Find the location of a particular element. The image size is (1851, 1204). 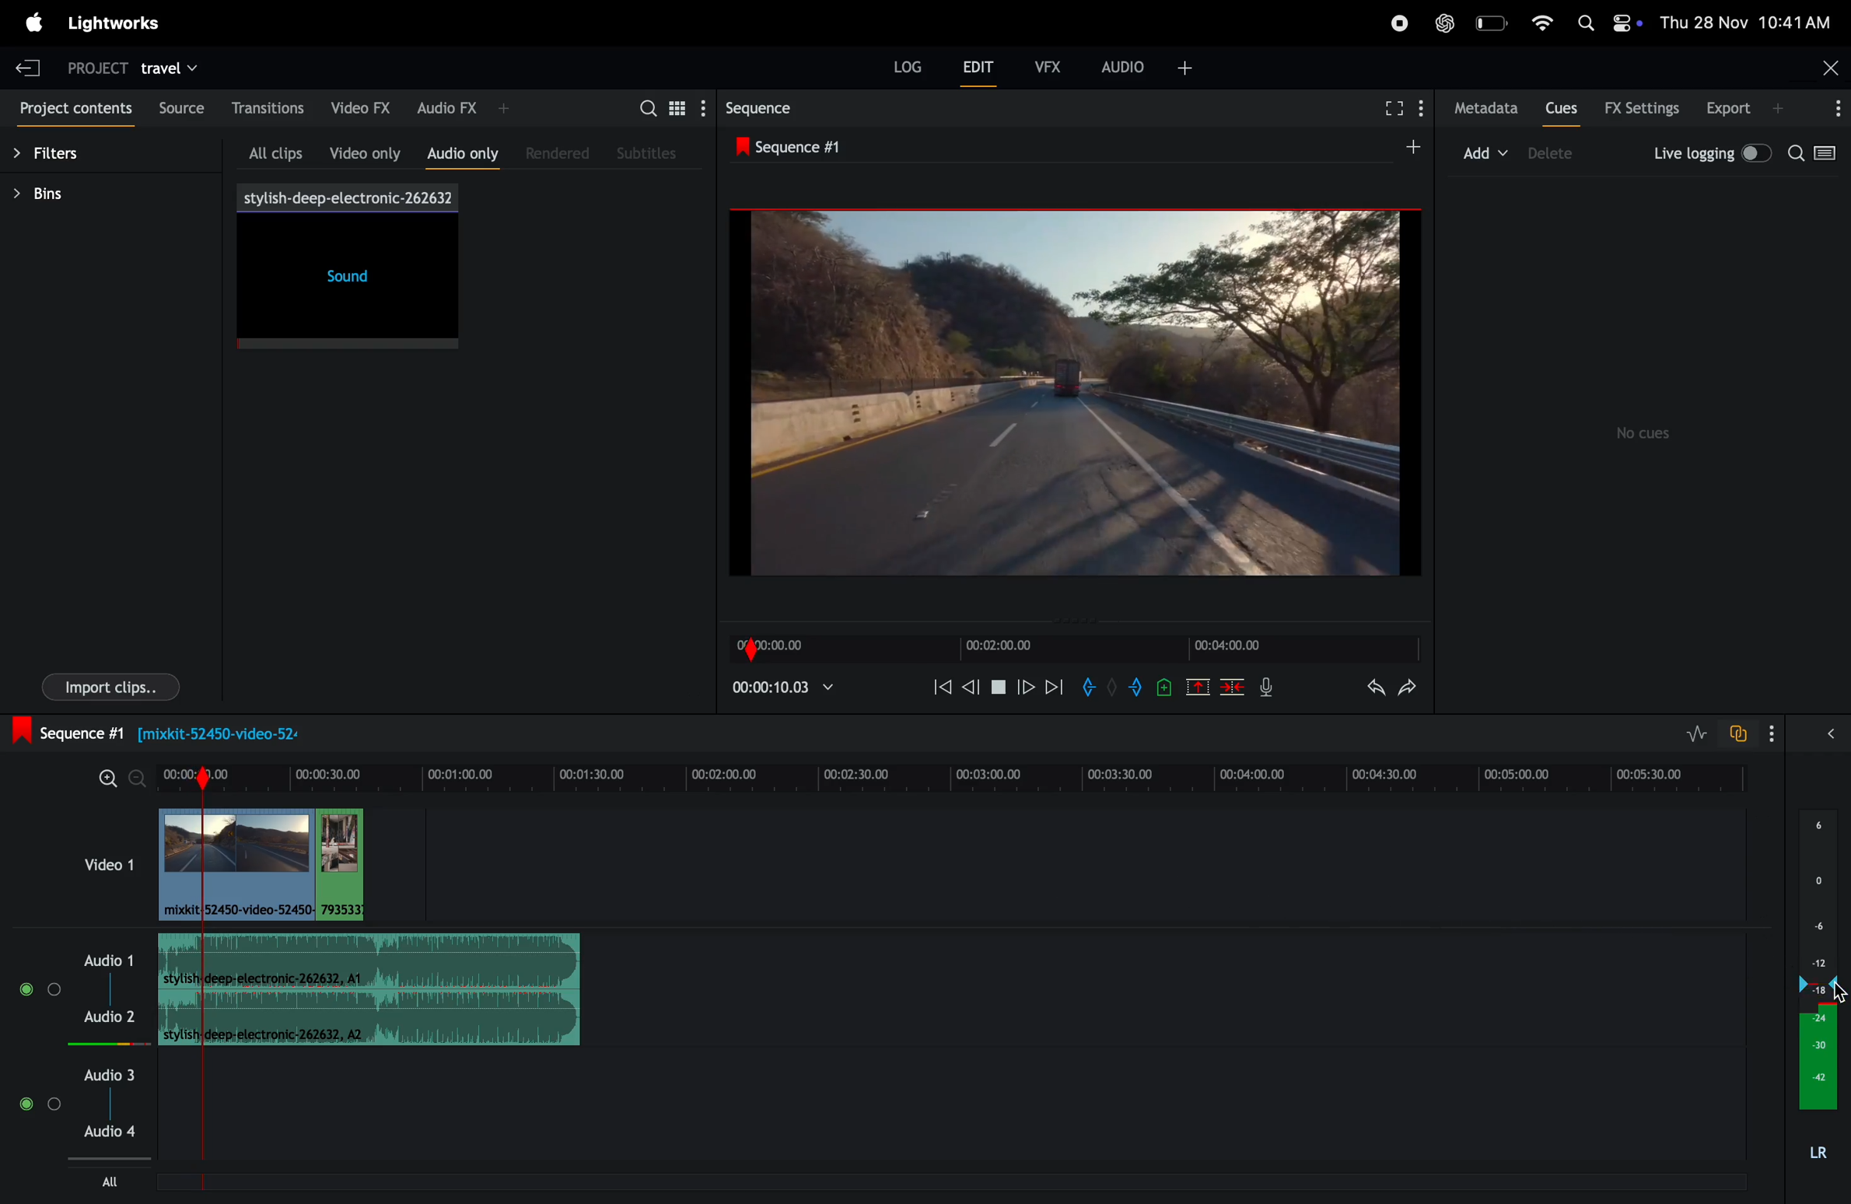

edit is located at coordinates (982, 66).